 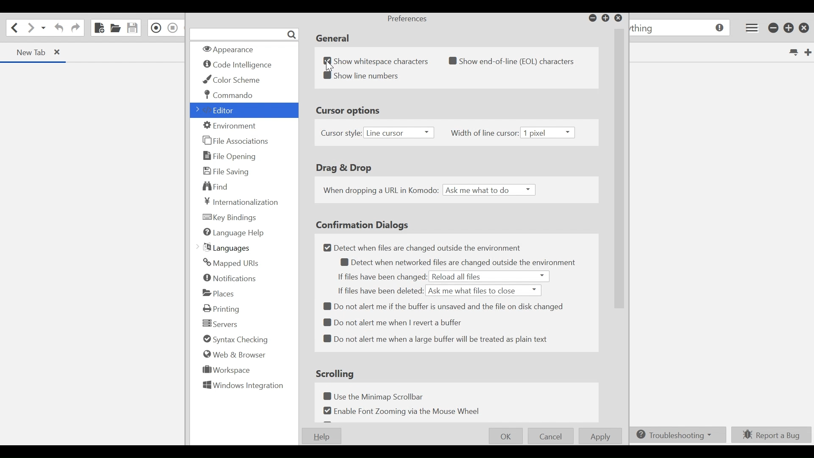 What do you see at coordinates (243, 201) in the screenshot?
I see `Internationalization` at bounding box center [243, 201].